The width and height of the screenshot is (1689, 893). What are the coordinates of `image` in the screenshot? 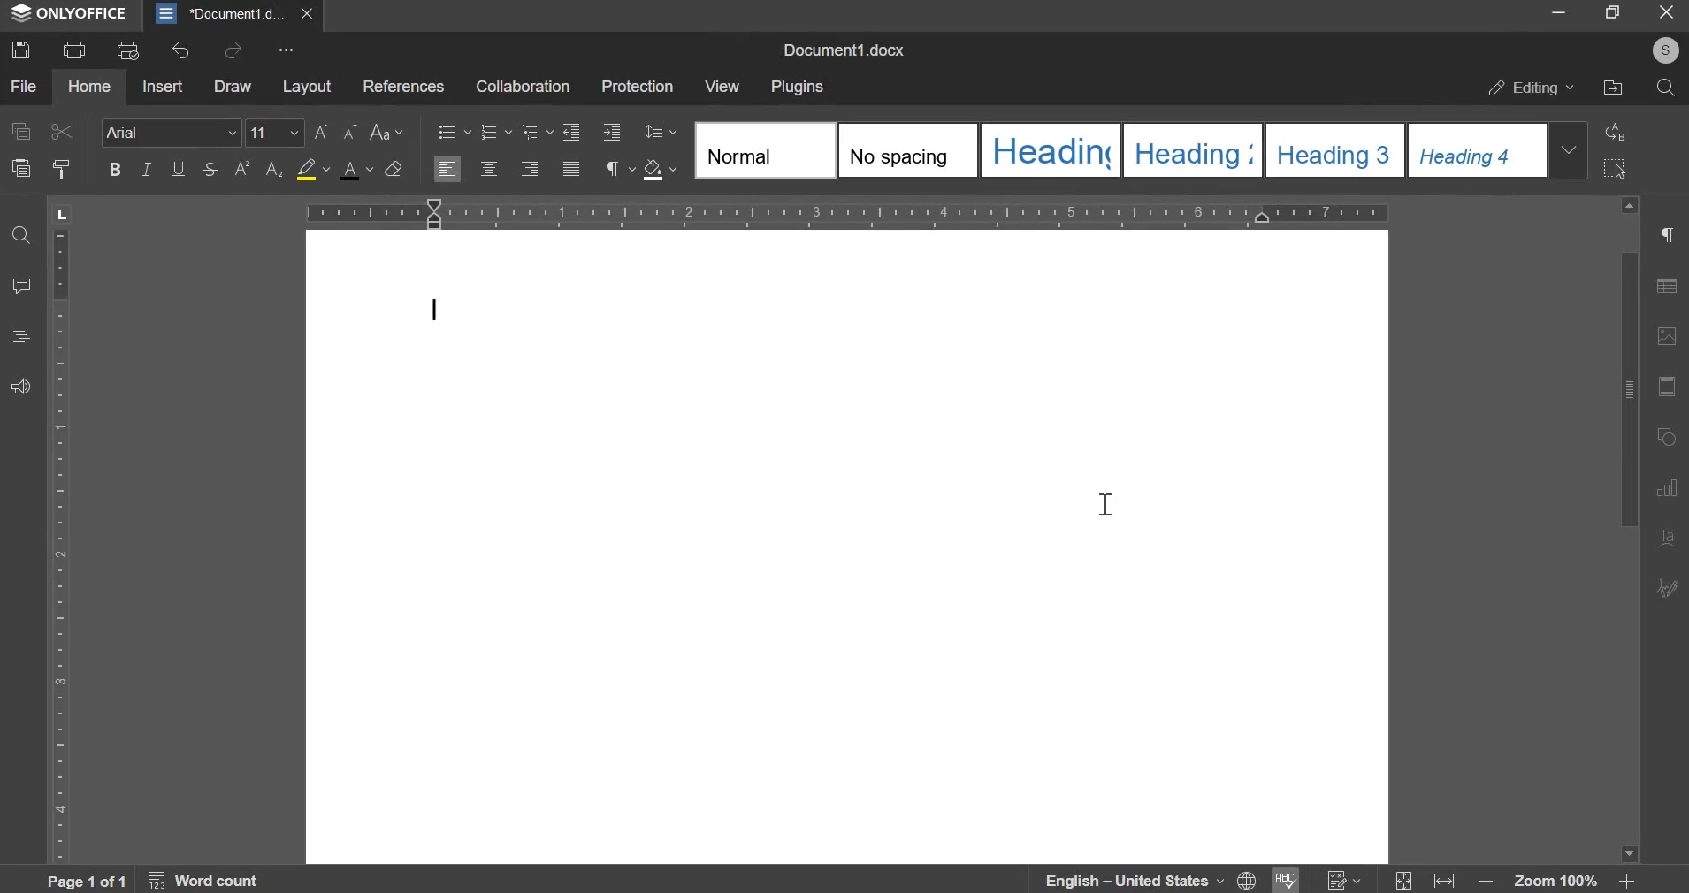 It's located at (1667, 338).